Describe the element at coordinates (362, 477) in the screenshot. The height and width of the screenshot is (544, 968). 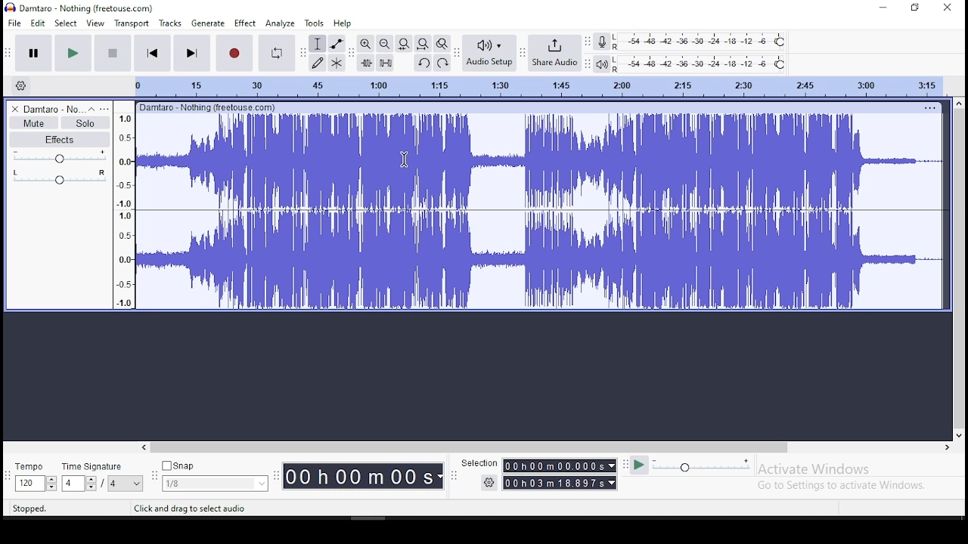
I see `00 h 00 m 00 s` at that location.